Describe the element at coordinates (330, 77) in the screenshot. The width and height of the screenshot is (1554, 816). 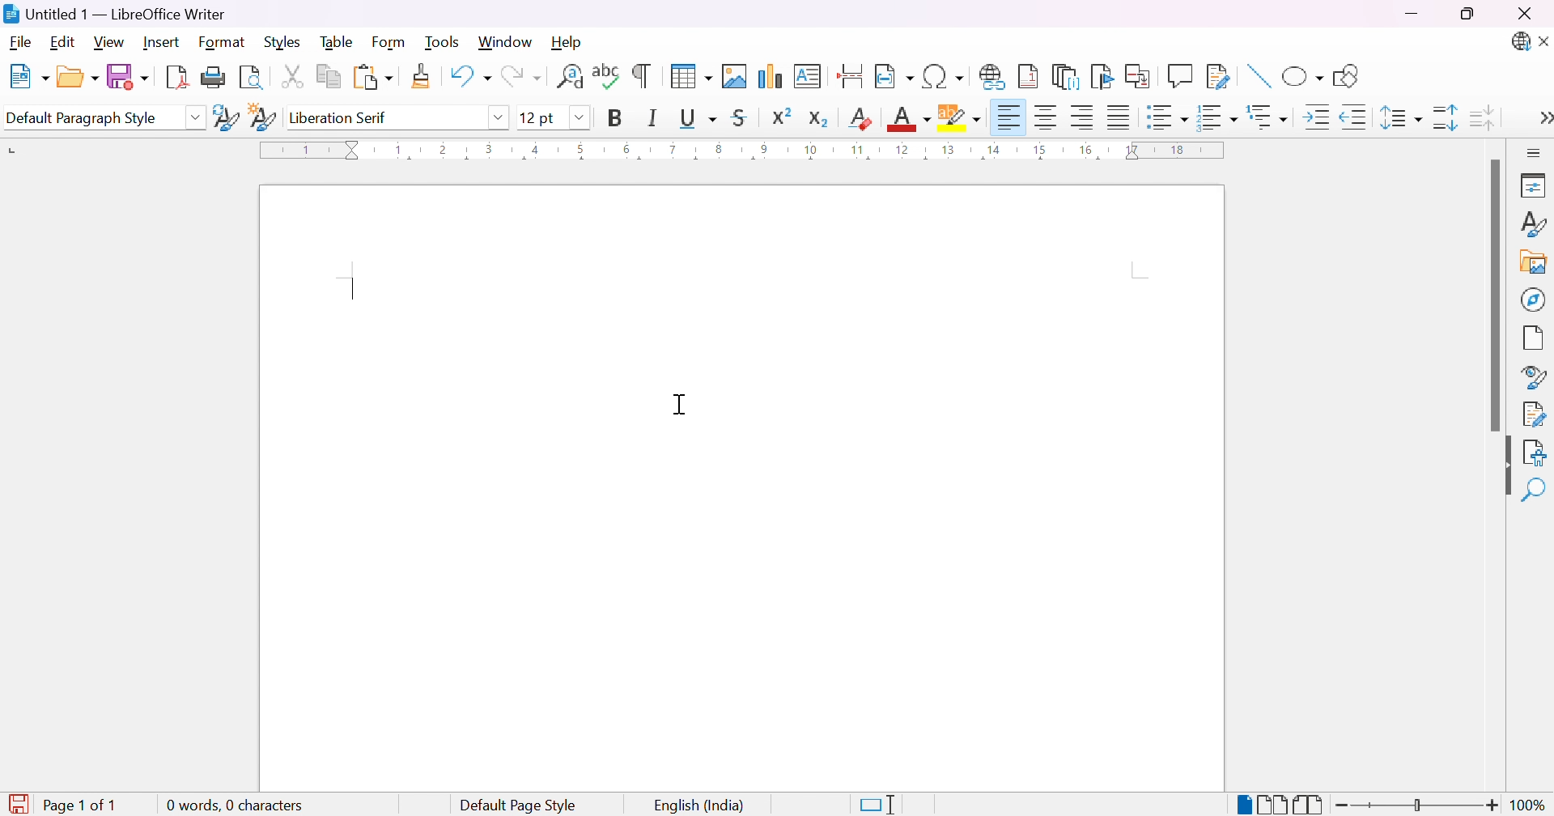
I see `Copy` at that location.